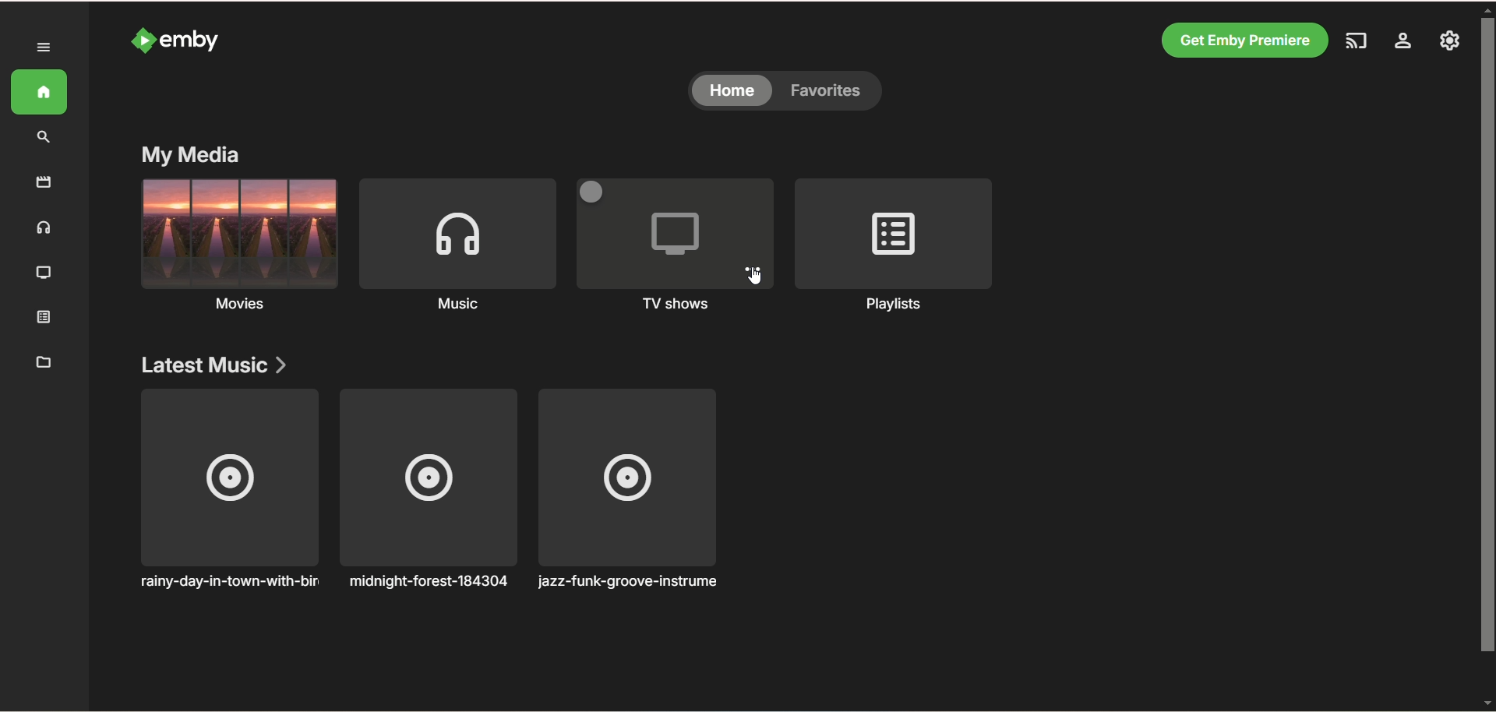 This screenshot has width=1496, height=712. Describe the element at coordinates (1487, 354) in the screenshot. I see `vertical scroll bar` at that location.